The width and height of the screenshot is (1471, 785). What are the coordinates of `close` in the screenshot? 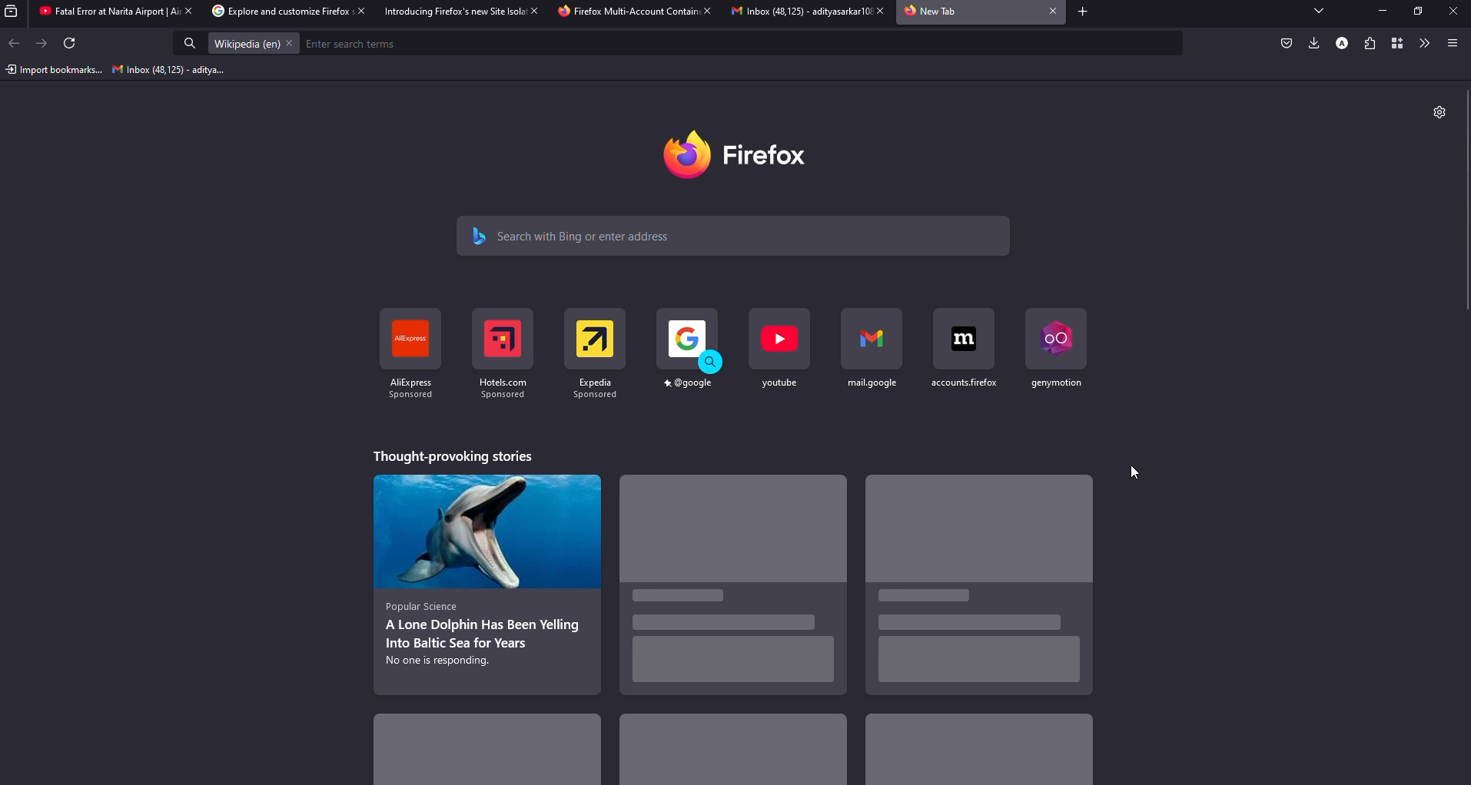 It's located at (357, 12).